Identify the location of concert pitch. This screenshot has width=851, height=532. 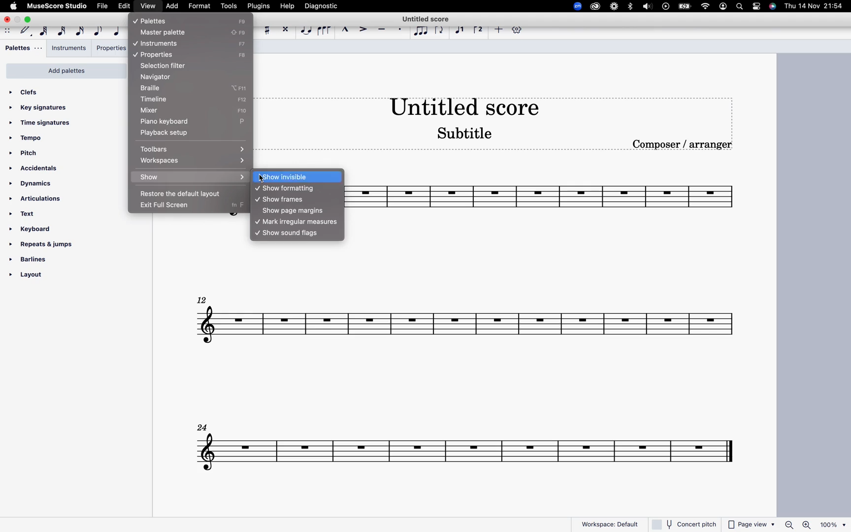
(685, 524).